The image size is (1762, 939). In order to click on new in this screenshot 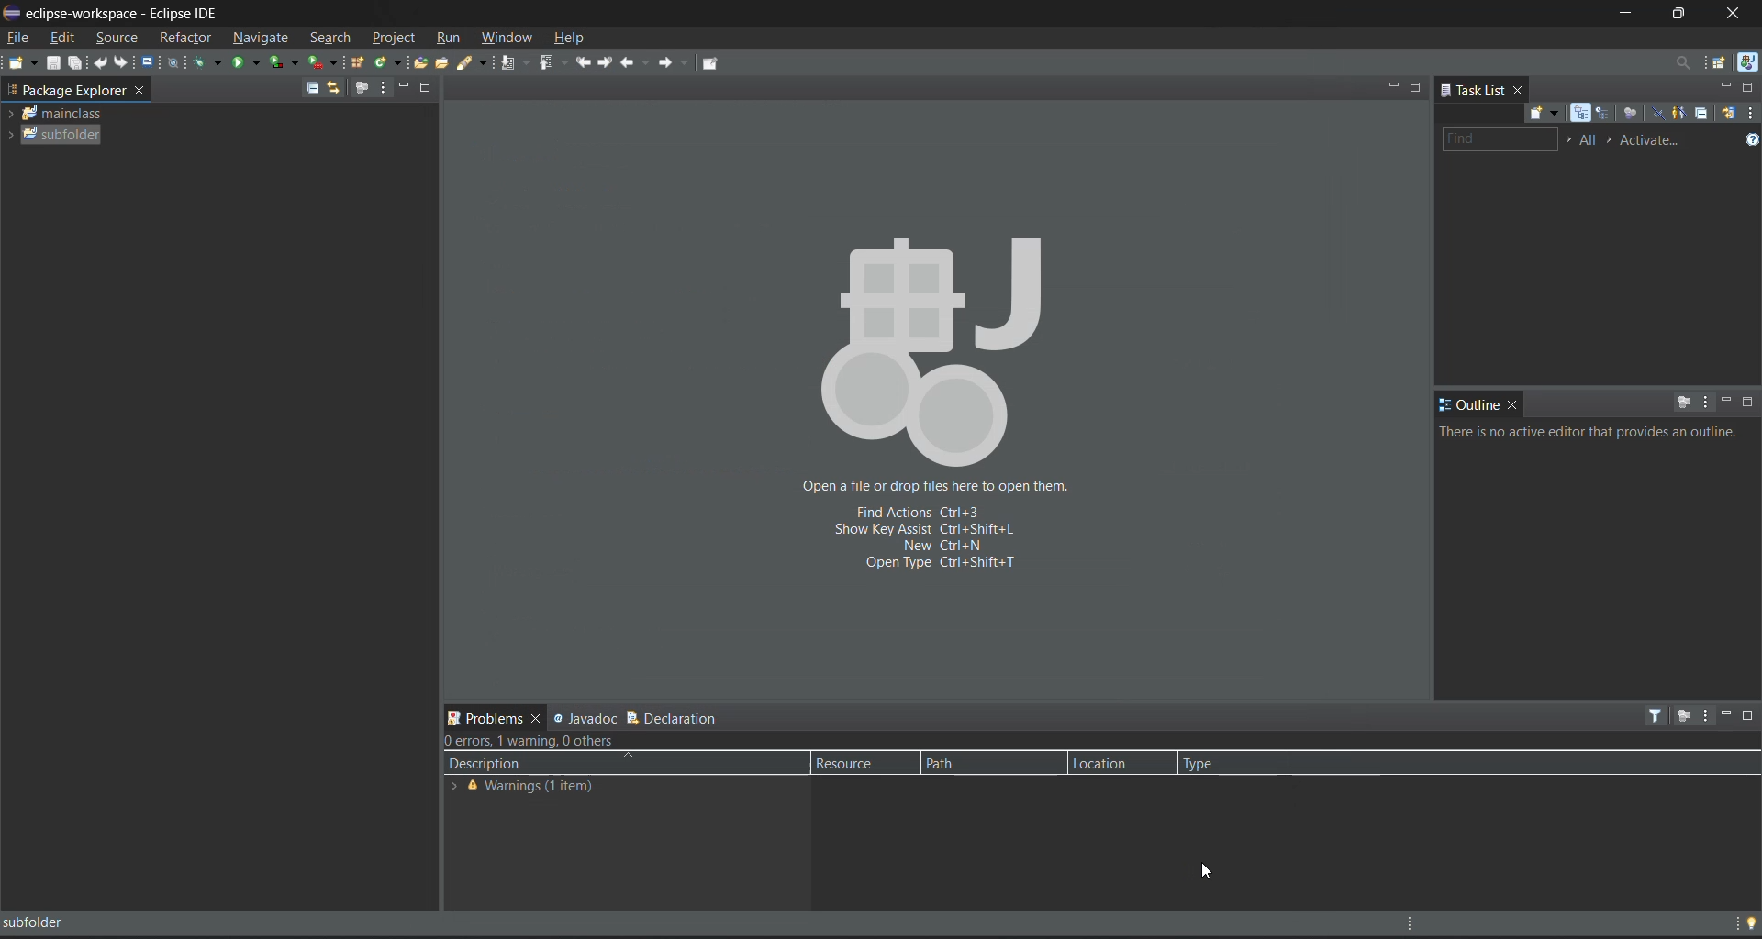, I will do `click(23, 62)`.